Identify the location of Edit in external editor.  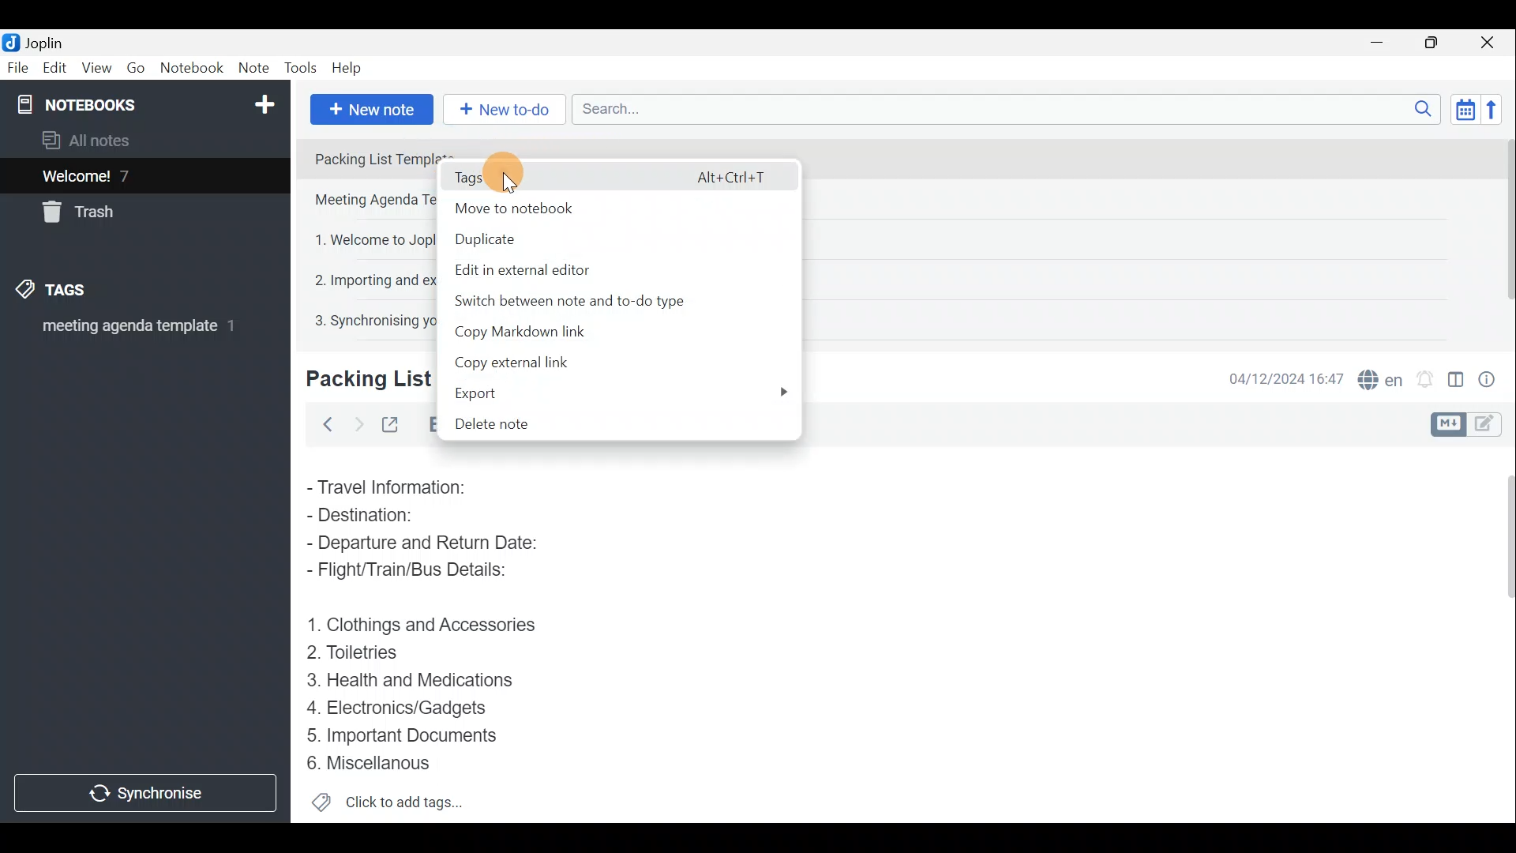
(542, 270).